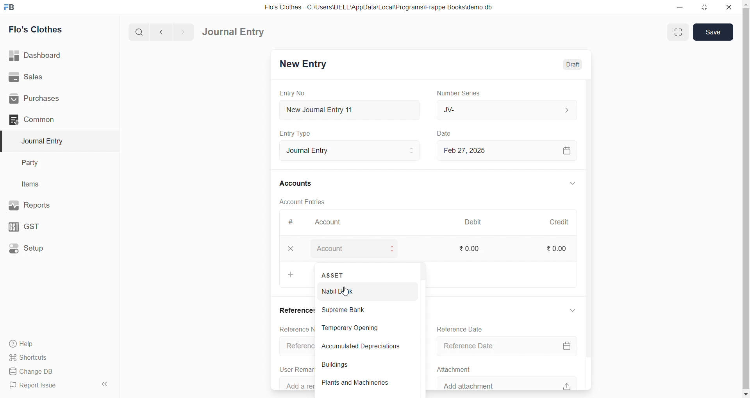  I want to click on Supreme Bank, so click(359, 310).